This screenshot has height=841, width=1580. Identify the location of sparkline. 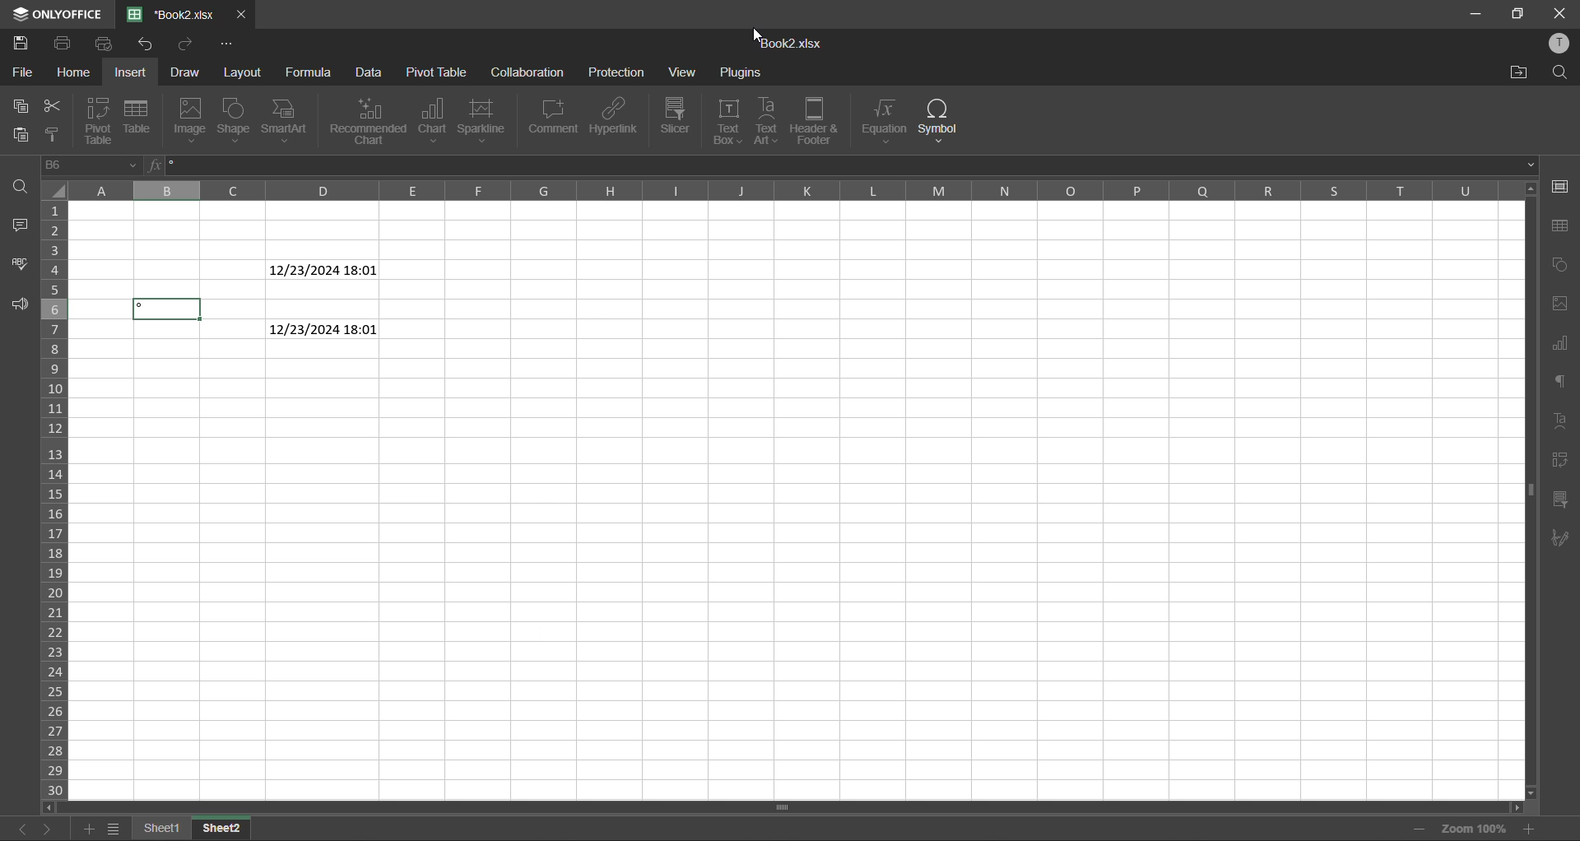
(486, 123).